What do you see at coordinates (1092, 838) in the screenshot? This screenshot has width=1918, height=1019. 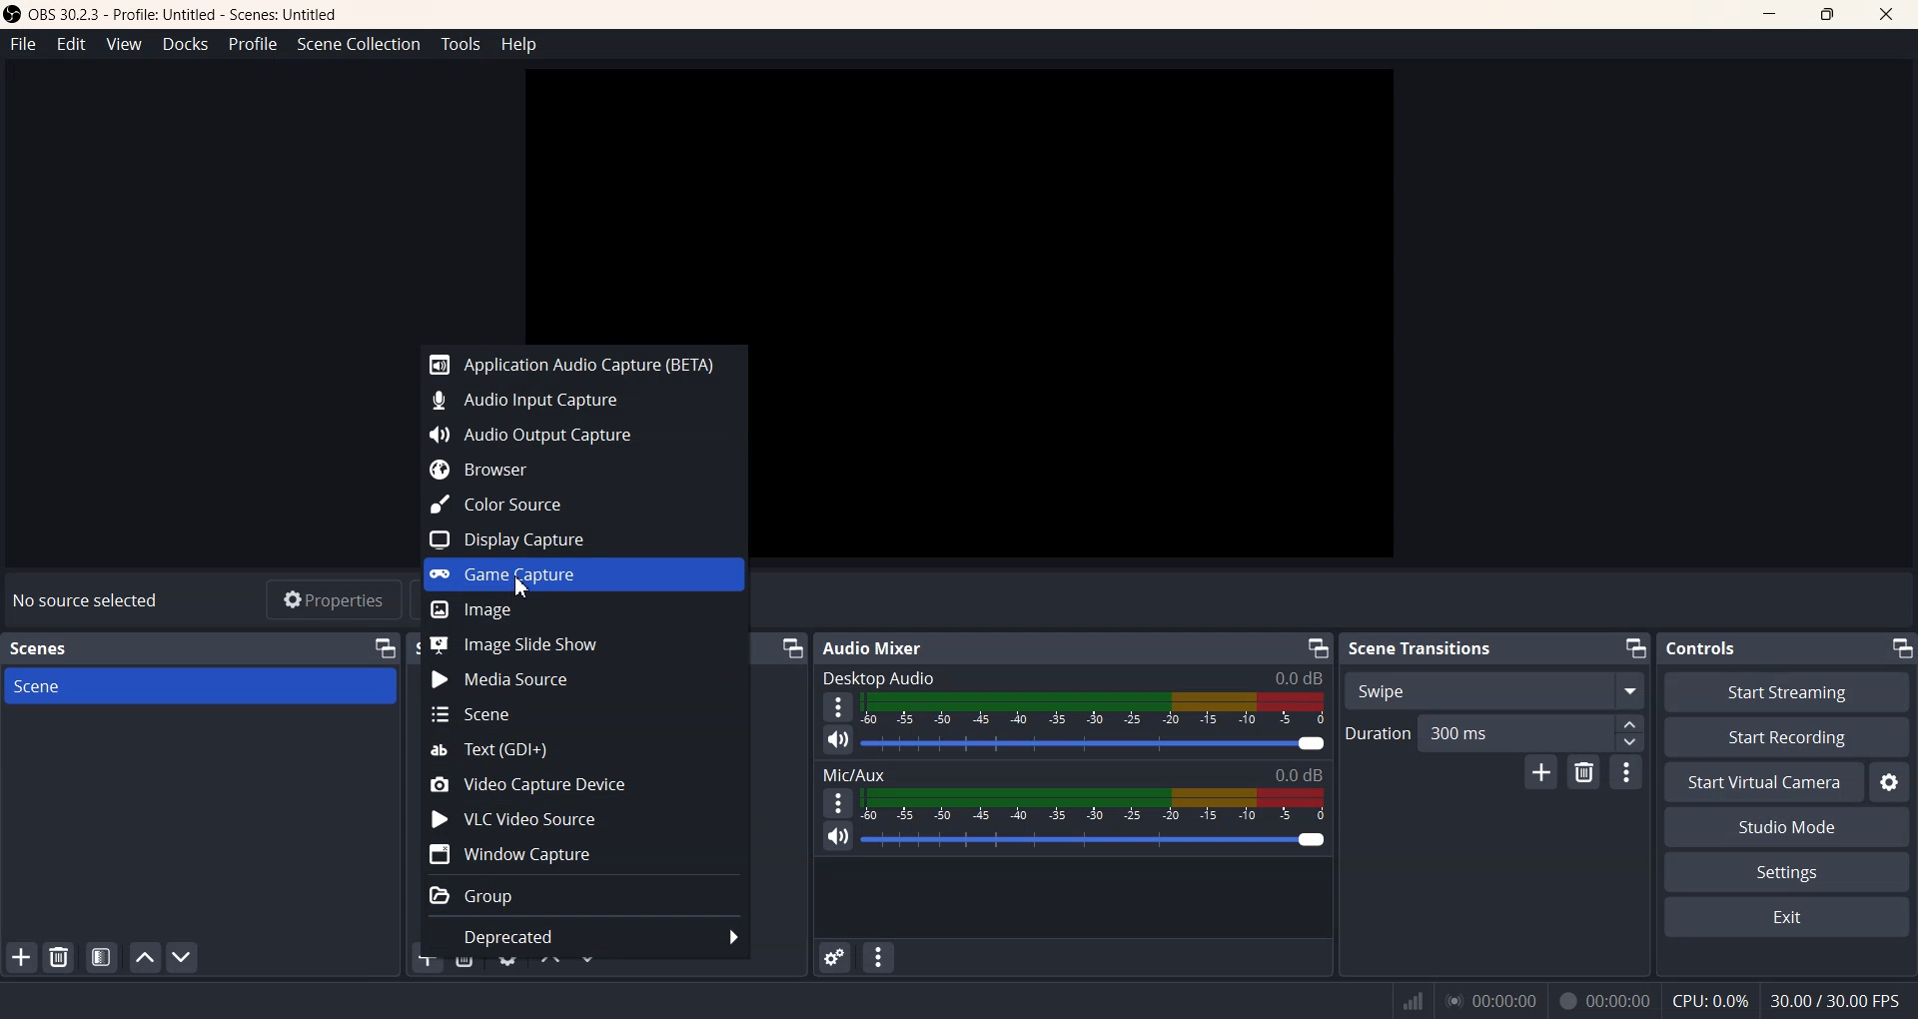 I see `Volume Adjuster` at bounding box center [1092, 838].